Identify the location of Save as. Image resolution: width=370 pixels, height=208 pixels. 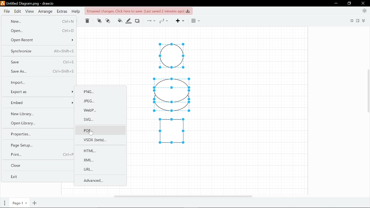
(41, 71).